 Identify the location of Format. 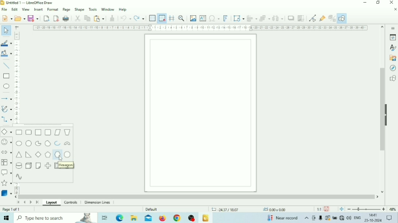
(53, 9).